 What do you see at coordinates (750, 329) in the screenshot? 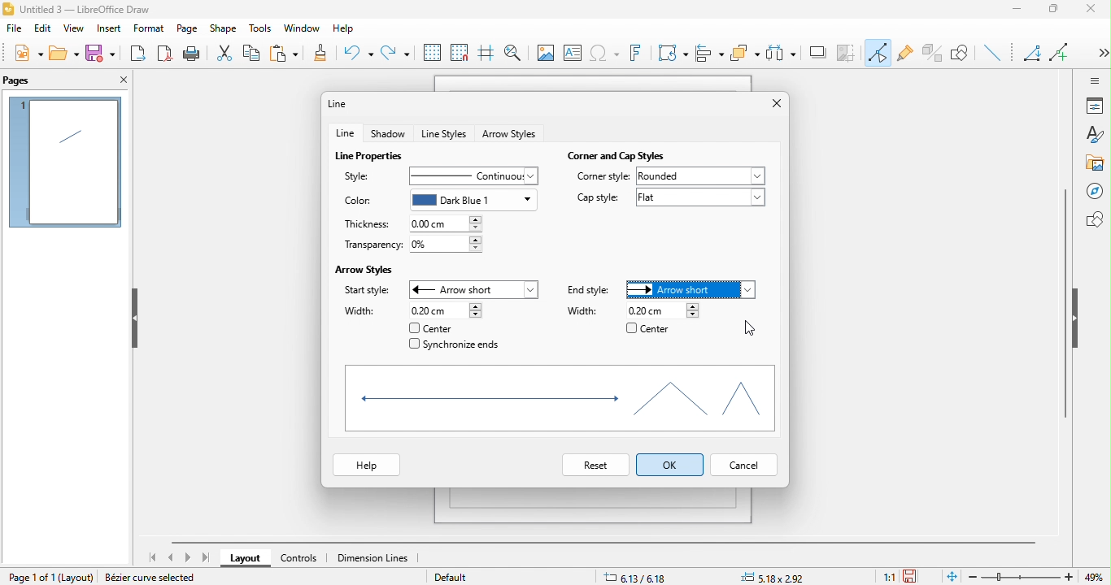
I see `cursor movement` at bounding box center [750, 329].